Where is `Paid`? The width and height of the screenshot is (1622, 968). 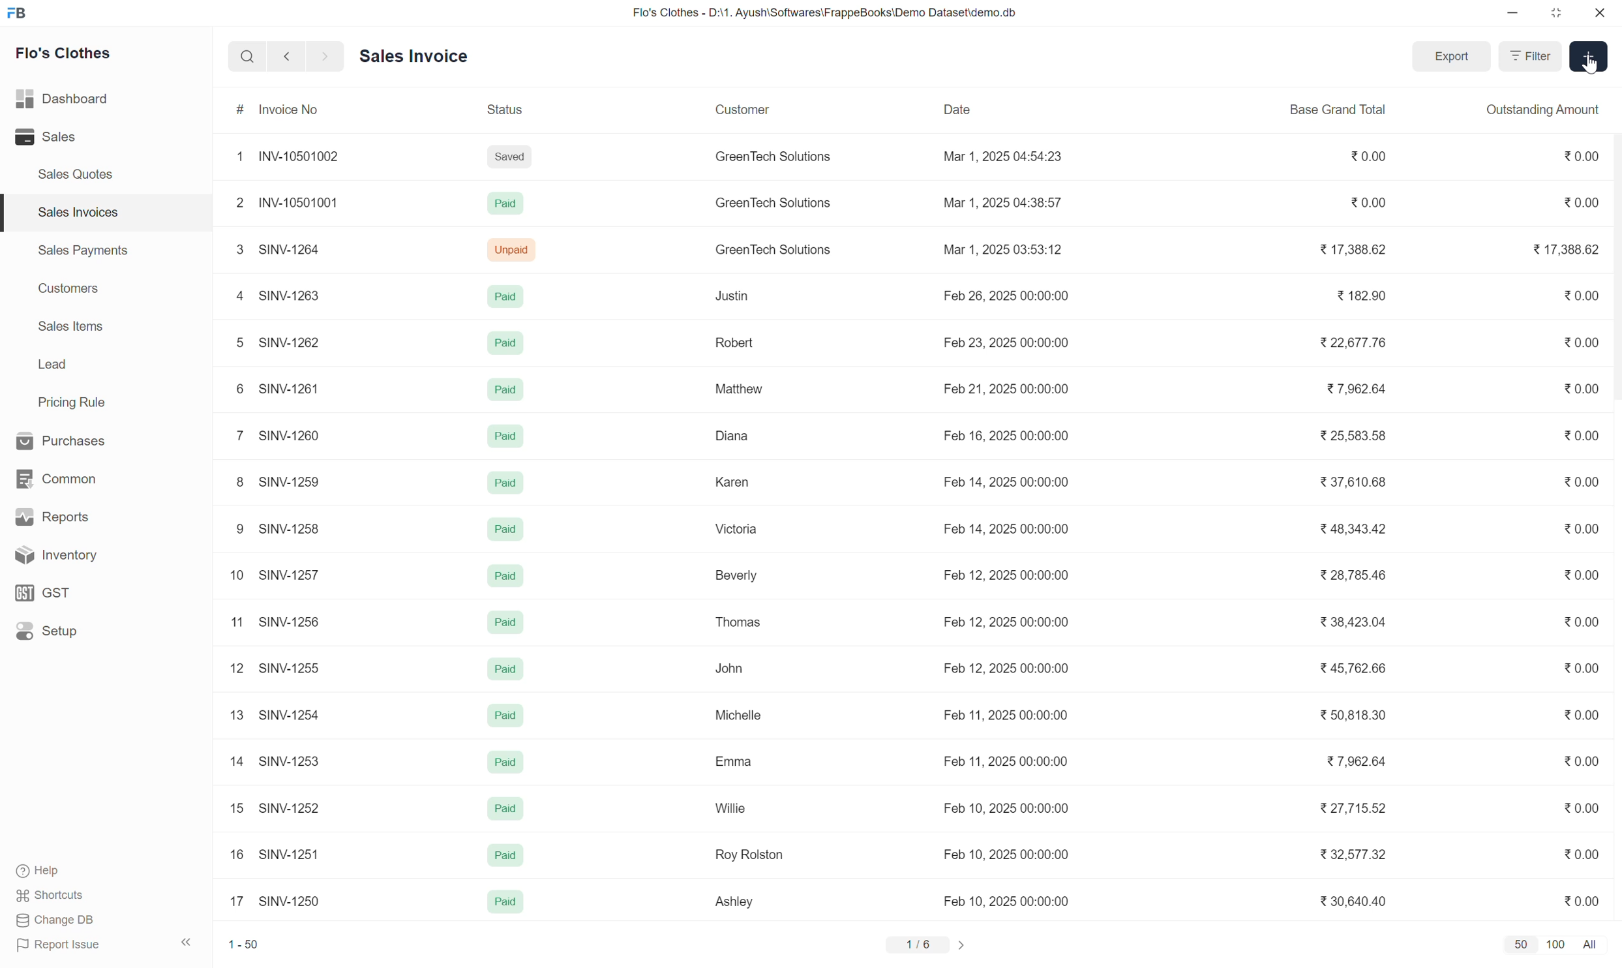
Paid is located at coordinates (502, 205).